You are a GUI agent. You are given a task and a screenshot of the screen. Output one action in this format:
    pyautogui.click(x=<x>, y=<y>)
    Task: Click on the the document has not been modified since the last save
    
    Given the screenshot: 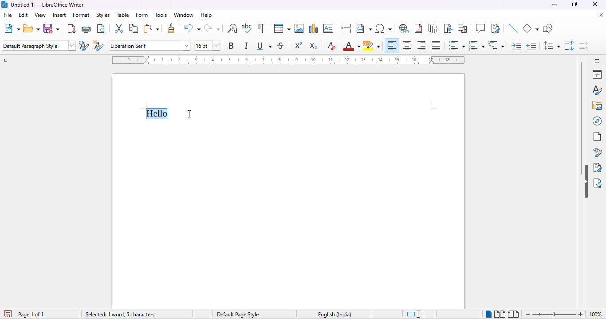 What is the action you would take?
    pyautogui.click(x=7, y=314)
    